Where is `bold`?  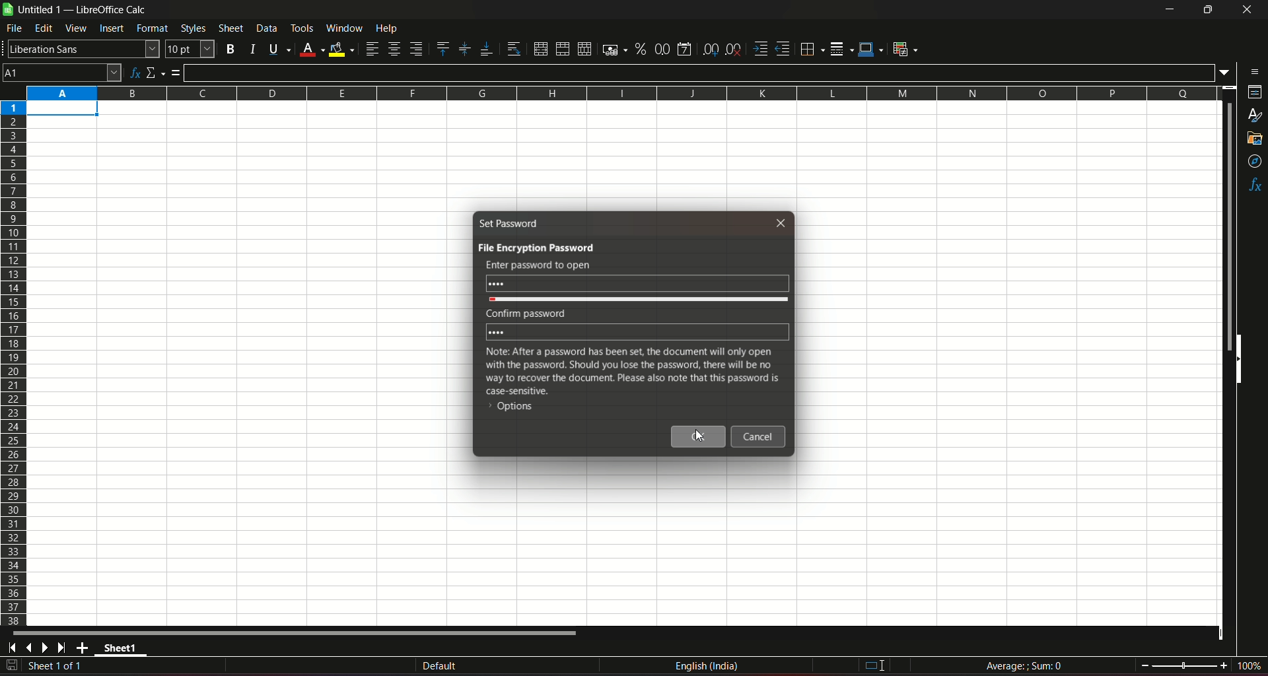
bold is located at coordinates (230, 48).